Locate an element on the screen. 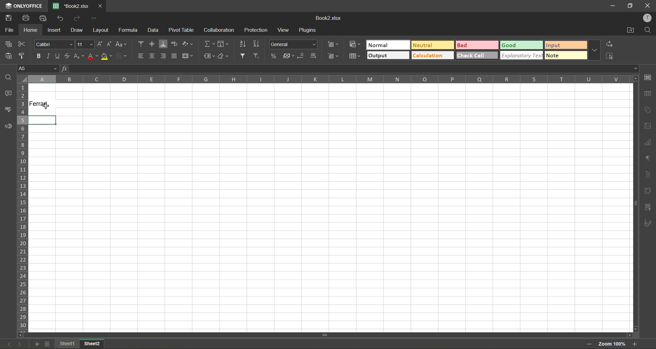 The width and height of the screenshot is (656, 349). increment size is located at coordinates (99, 44).